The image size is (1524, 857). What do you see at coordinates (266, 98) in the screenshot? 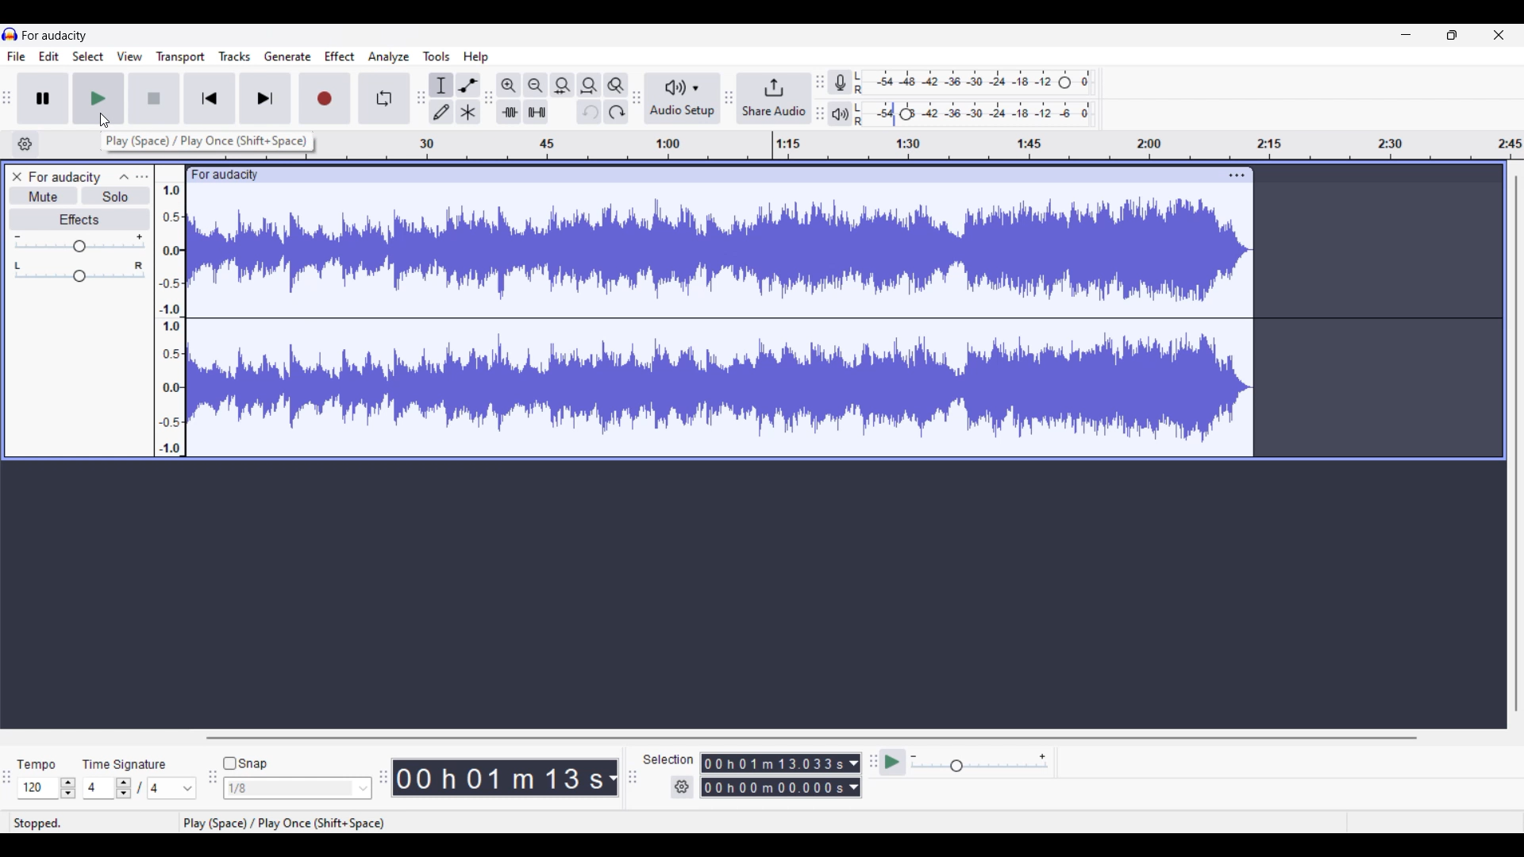
I see `Skip/Select to end` at bounding box center [266, 98].